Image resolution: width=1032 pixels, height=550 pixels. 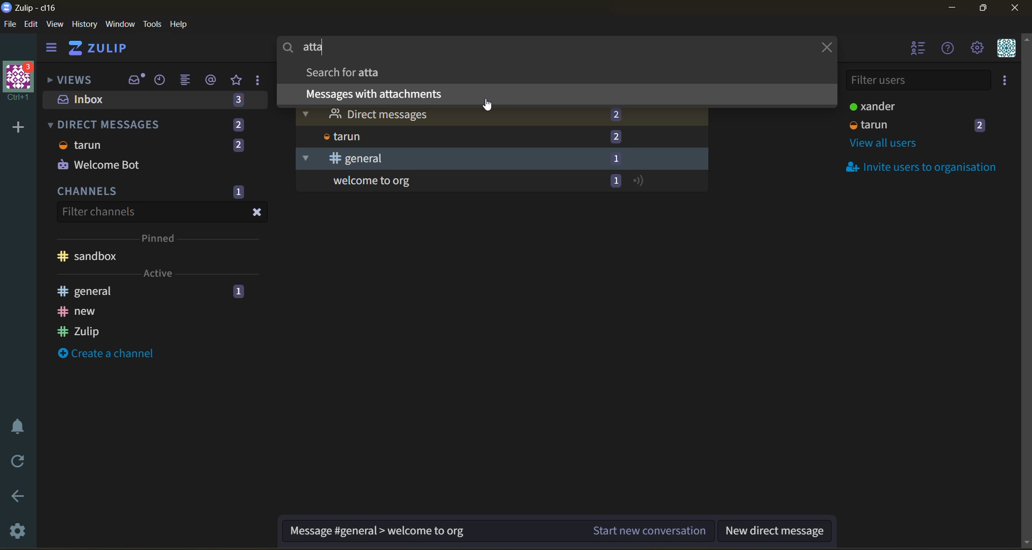 What do you see at coordinates (257, 213) in the screenshot?
I see `close` at bounding box center [257, 213].